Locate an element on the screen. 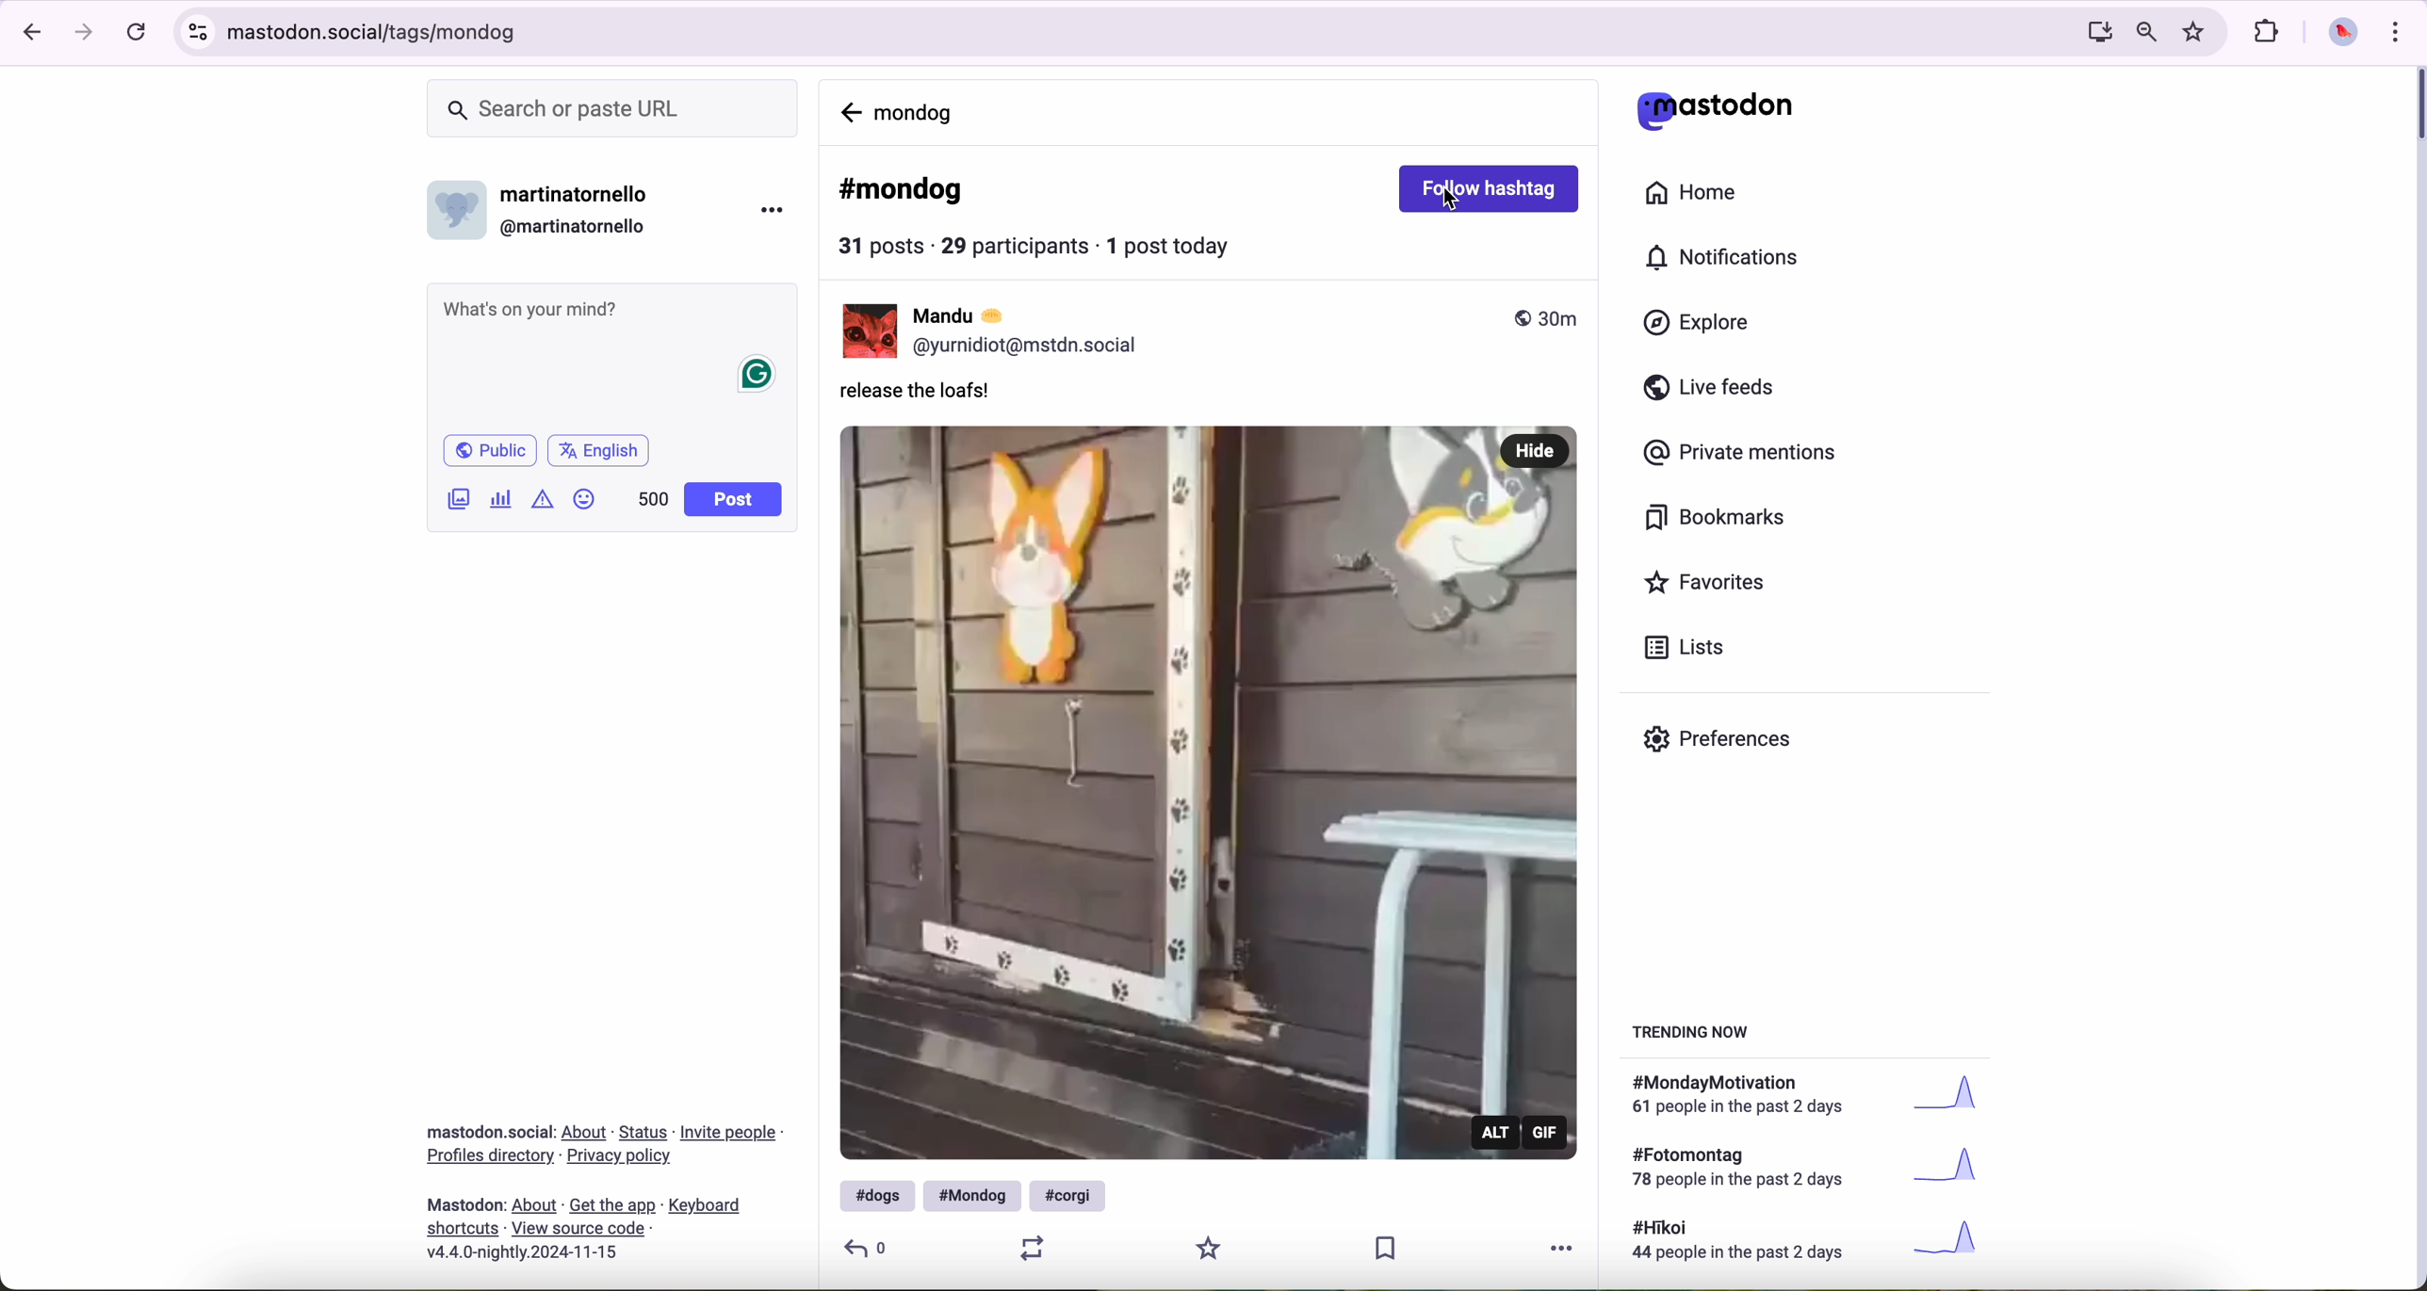 The width and height of the screenshot is (2427, 1291). #dogs is located at coordinates (872, 1195).